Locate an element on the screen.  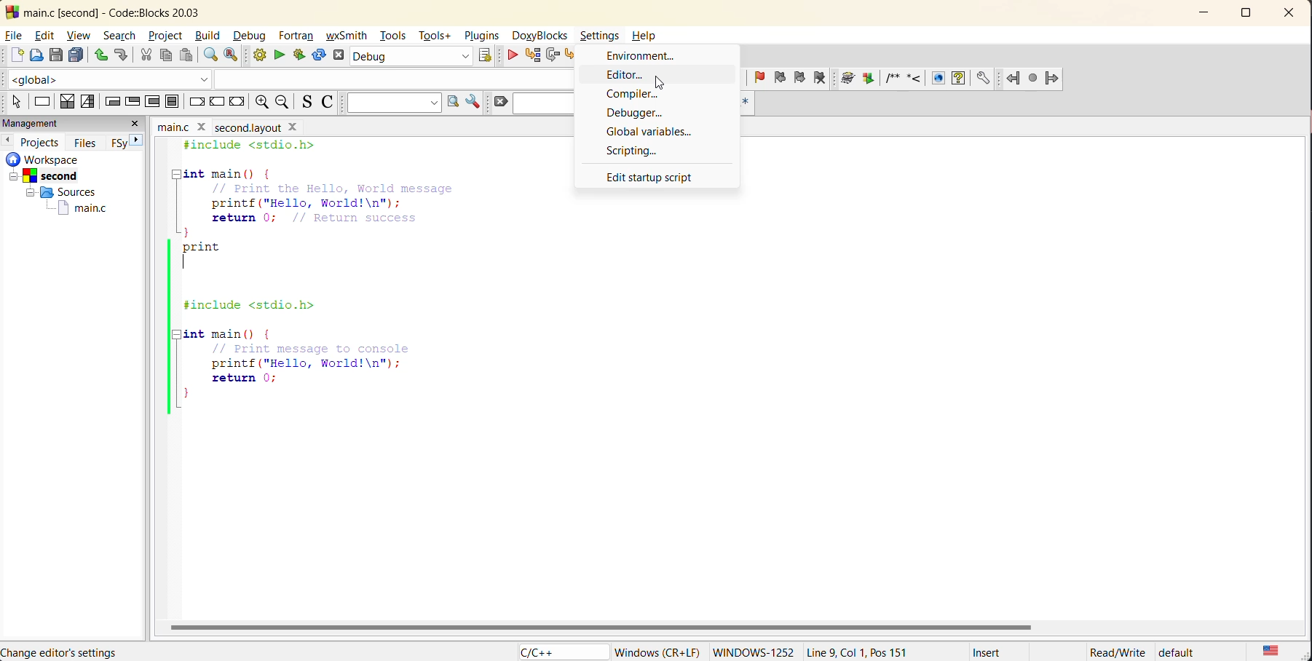
jump backword is located at coordinates (1013, 79).